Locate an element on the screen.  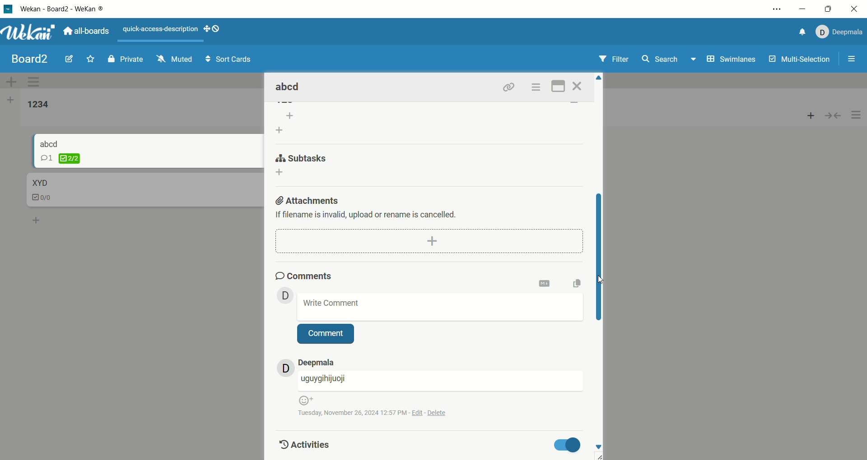
subtask is located at coordinates (303, 156).